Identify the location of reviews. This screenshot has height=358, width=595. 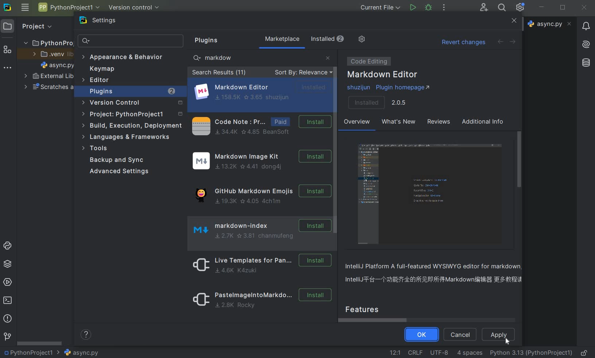
(437, 123).